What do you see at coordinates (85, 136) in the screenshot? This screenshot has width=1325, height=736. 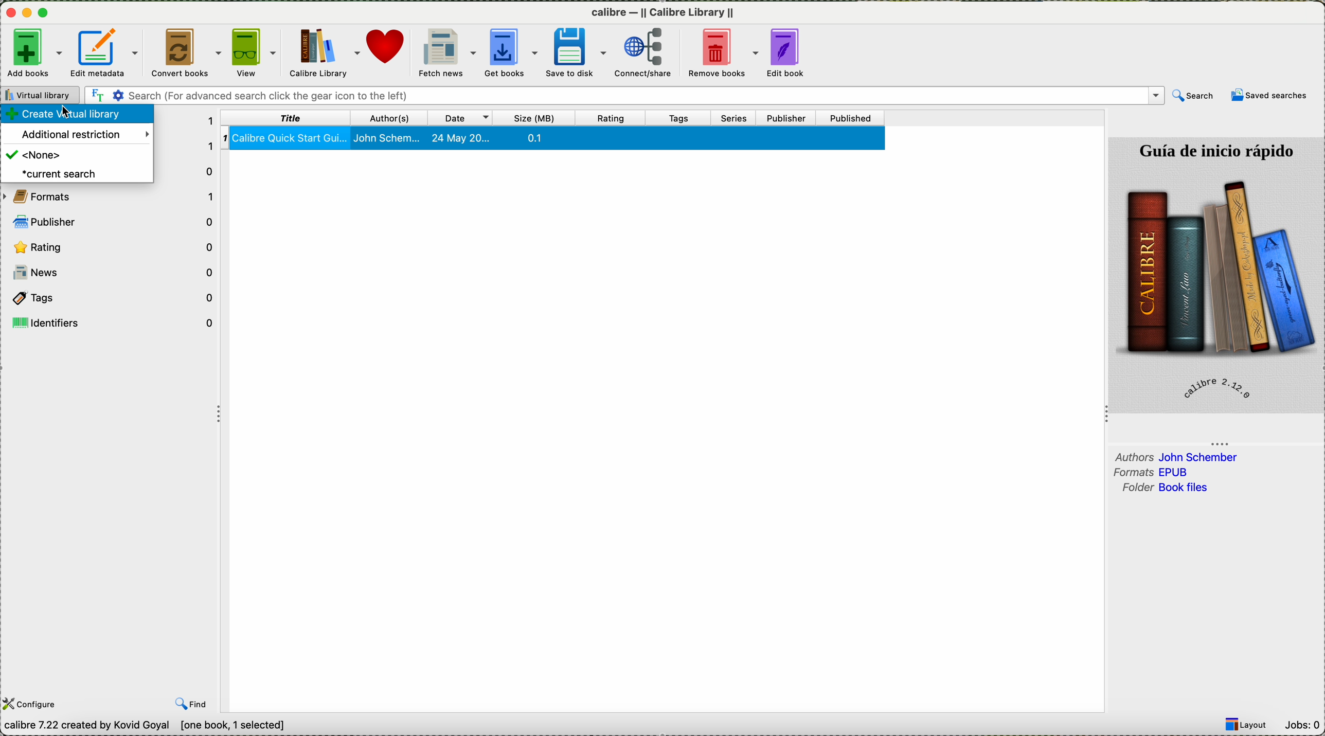 I see `additional restriction` at bounding box center [85, 136].